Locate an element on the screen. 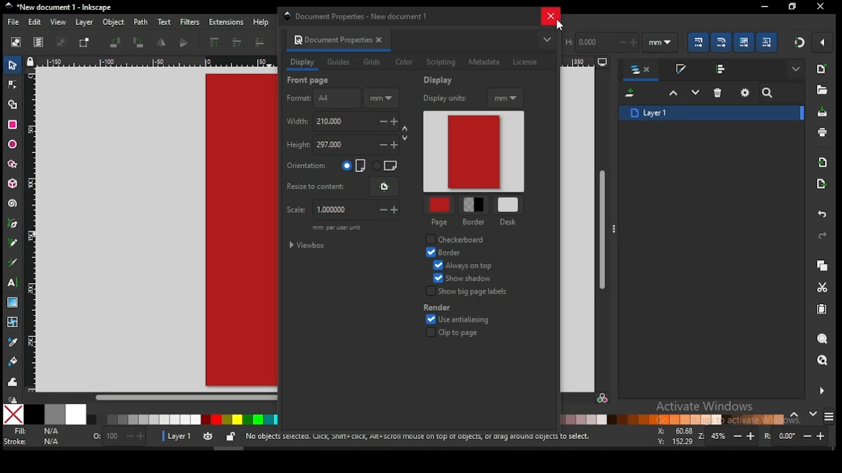 The height and width of the screenshot is (473, 842). units is located at coordinates (381, 99).